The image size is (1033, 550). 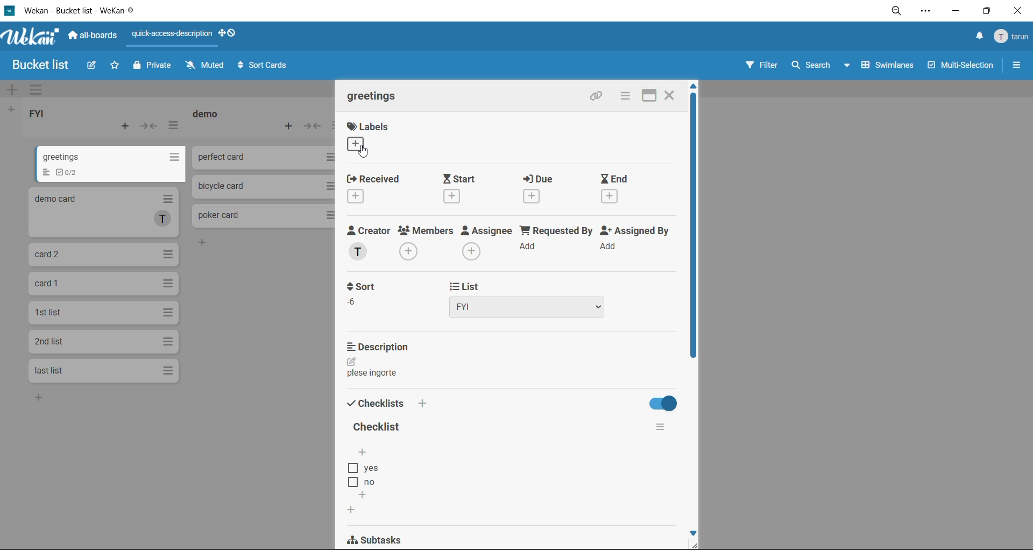 What do you see at coordinates (385, 404) in the screenshot?
I see `checklists` at bounding box center [385, 404].